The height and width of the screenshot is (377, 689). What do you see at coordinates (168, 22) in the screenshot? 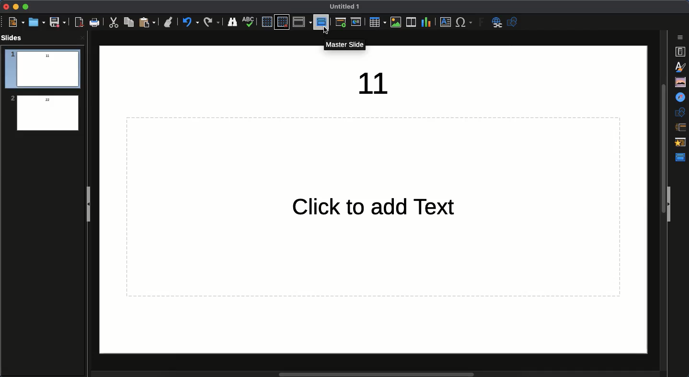
I see `Clean formatting` at bounding box center [168, 22].